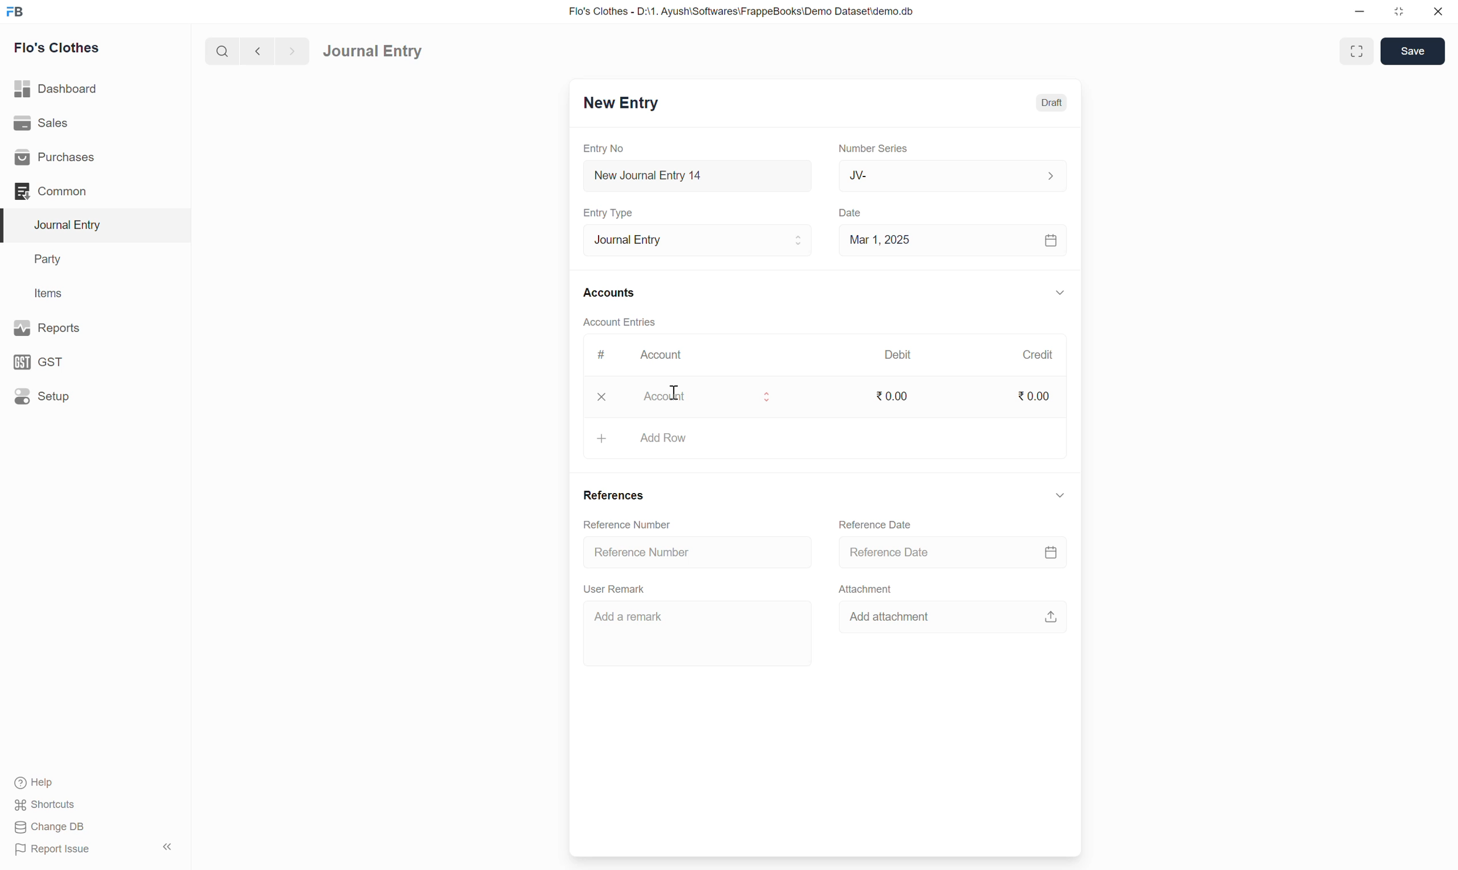  Describe the element at coordinates (290, 52) in the screenshot. I see `forward` at that location.